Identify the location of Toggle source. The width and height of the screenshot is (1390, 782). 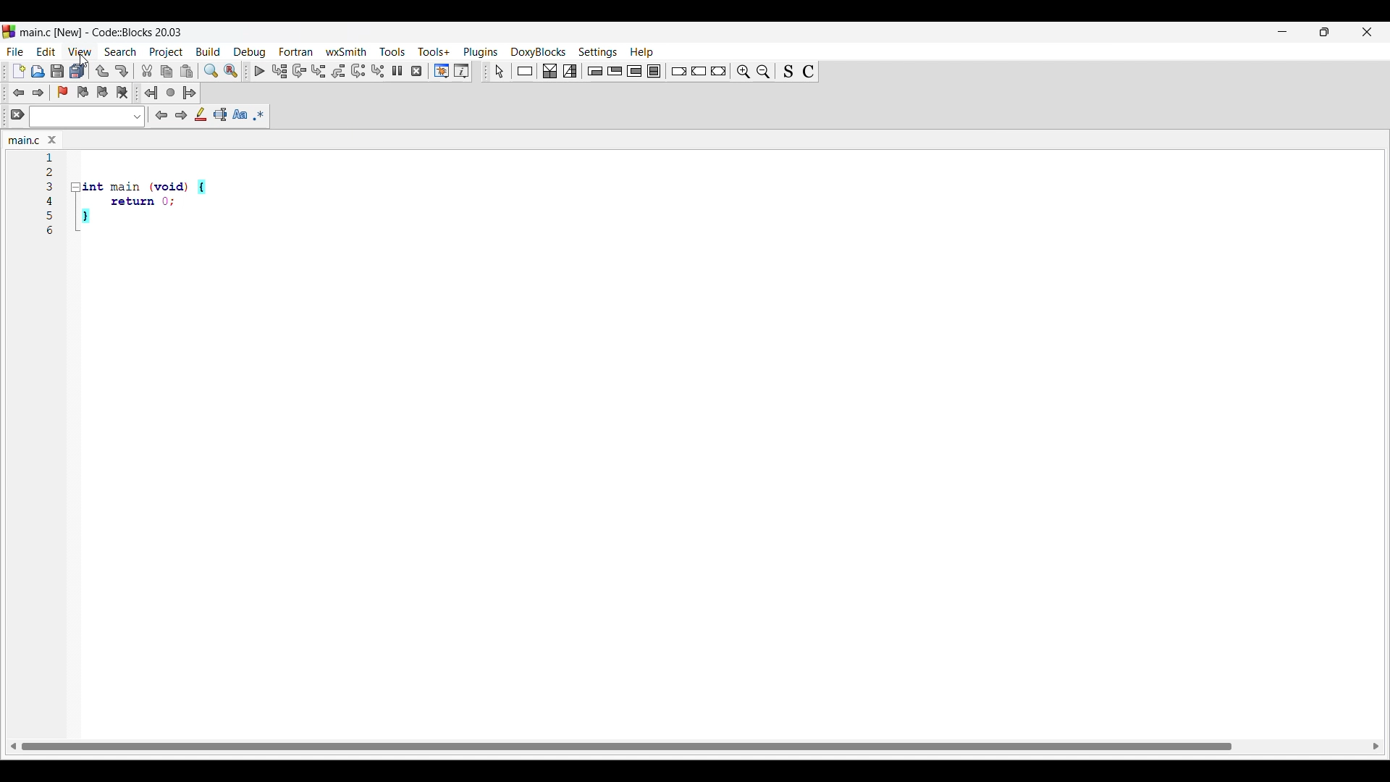
(788, 71).